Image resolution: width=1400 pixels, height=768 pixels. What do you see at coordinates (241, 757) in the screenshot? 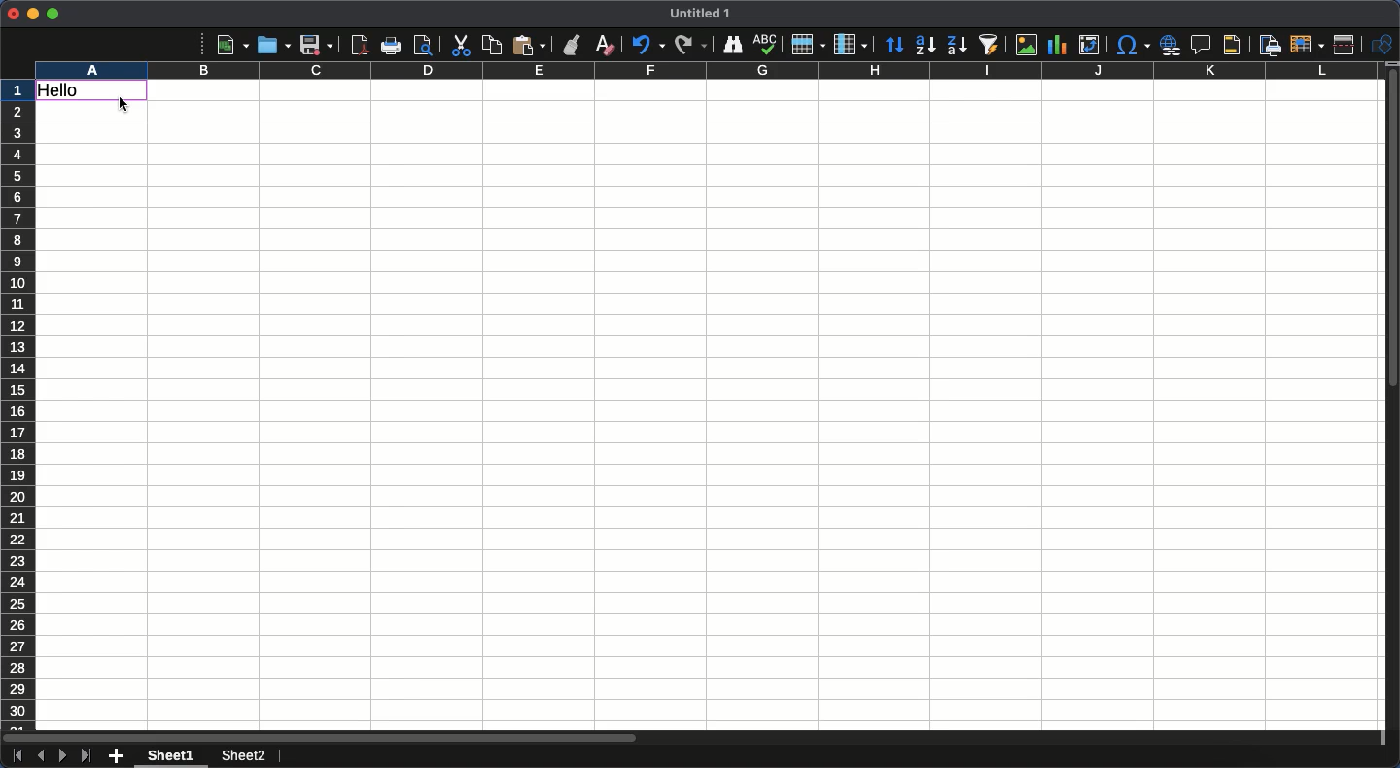
I see `Sheet 2` at bounding box center [241, 757].